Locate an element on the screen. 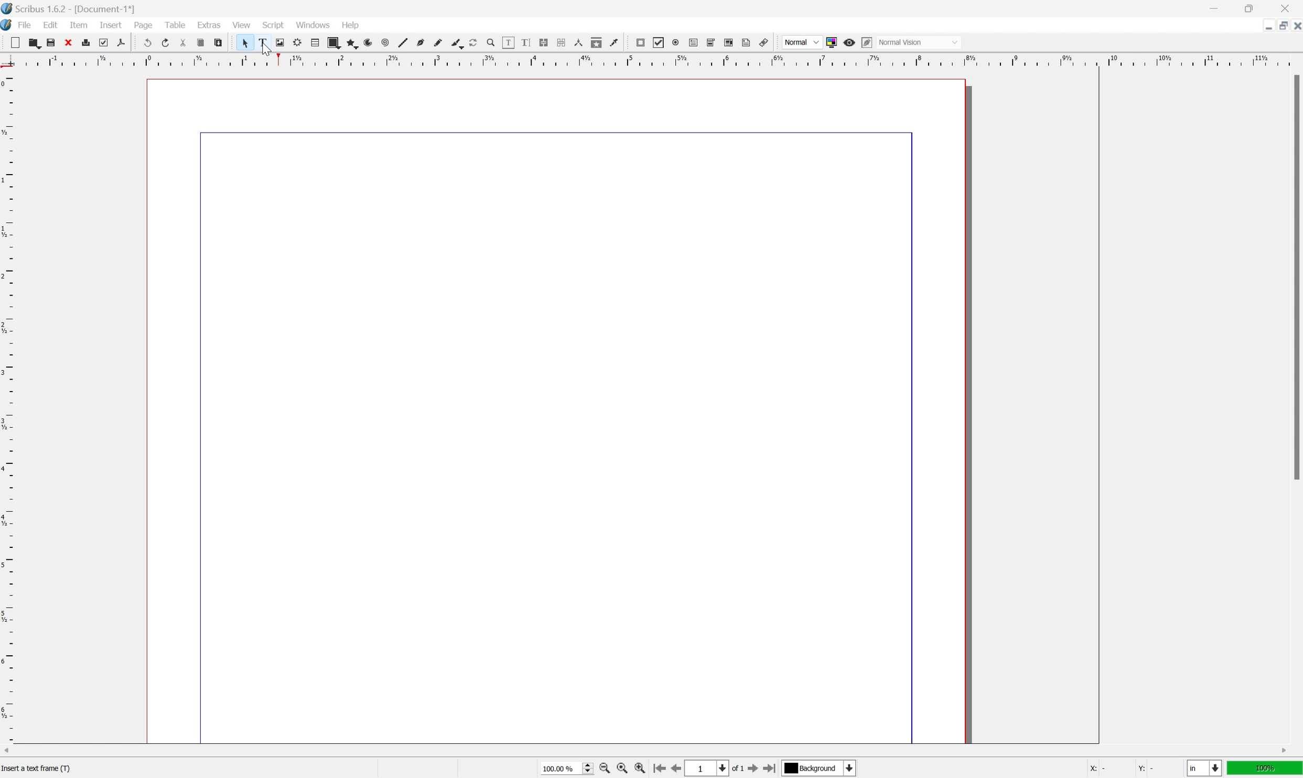 This screenshot has height=778, width=1303. close is located at coordinates (69, 42).